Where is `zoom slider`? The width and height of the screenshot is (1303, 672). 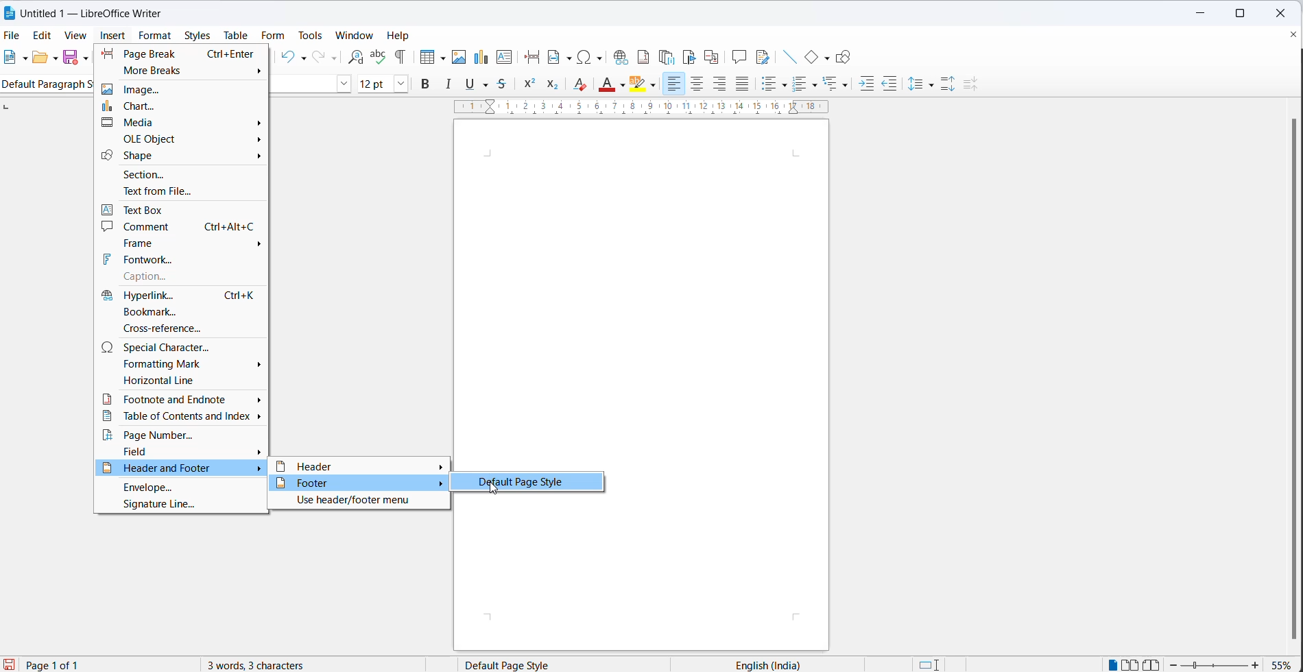
zoom slider is located at coordinates (1215, 666).